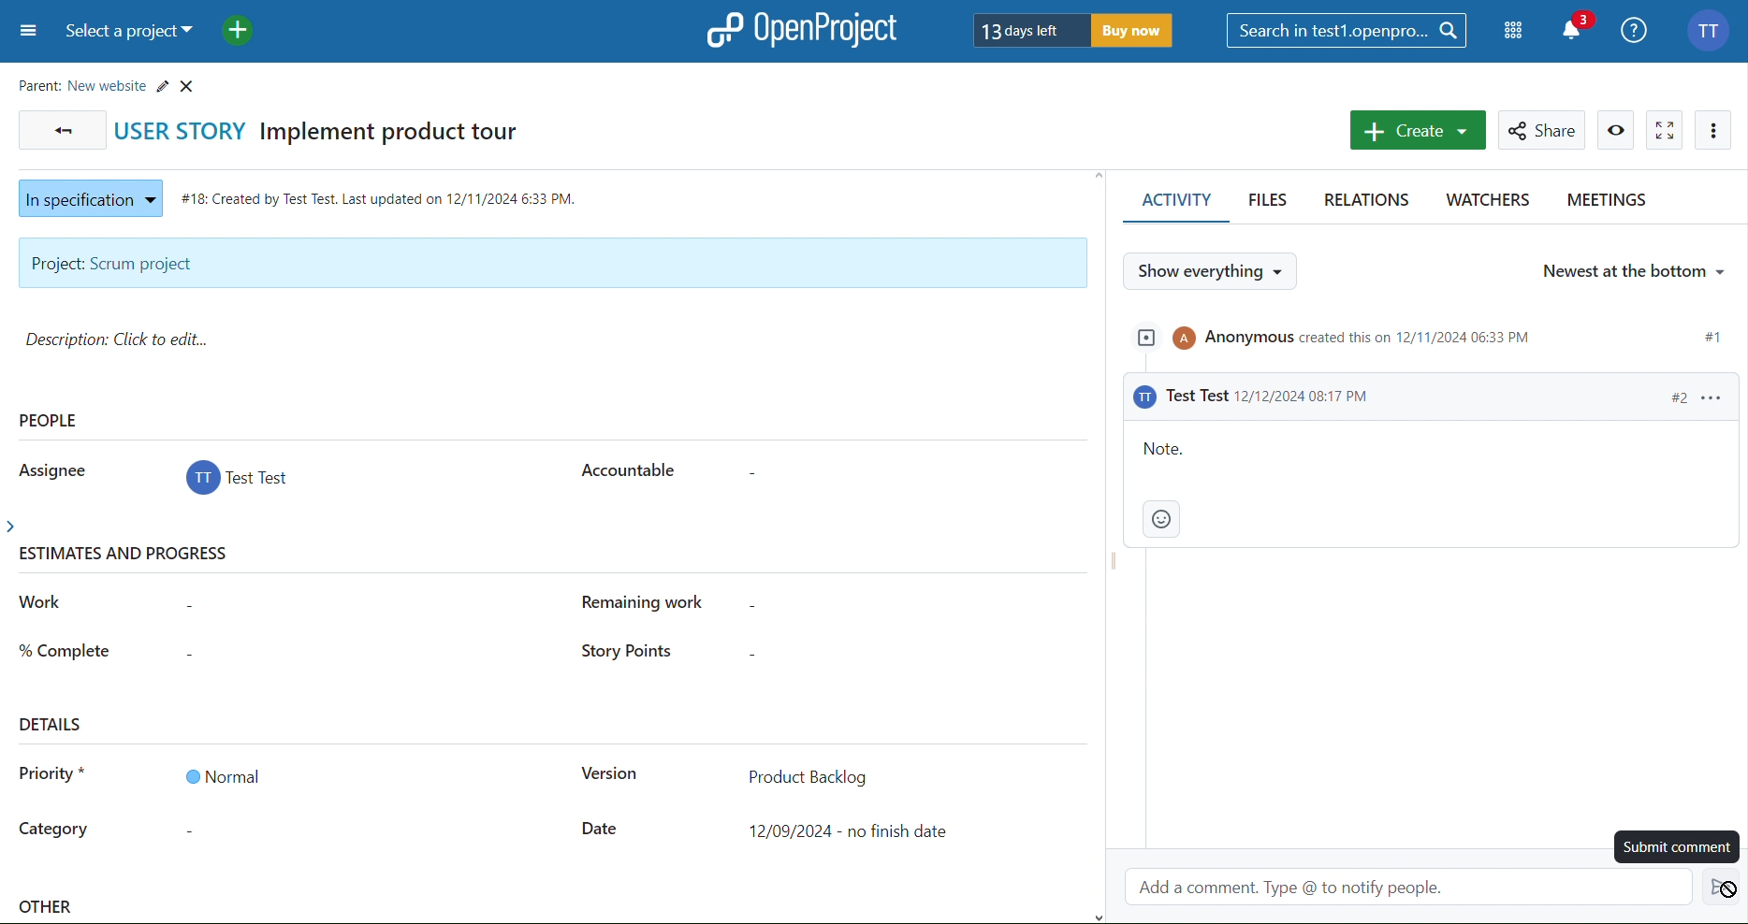 The image size is (1748, 924). Describe the element at coordinates (1074, 29) in the screenshot. I see `Trial period timer` at that location.